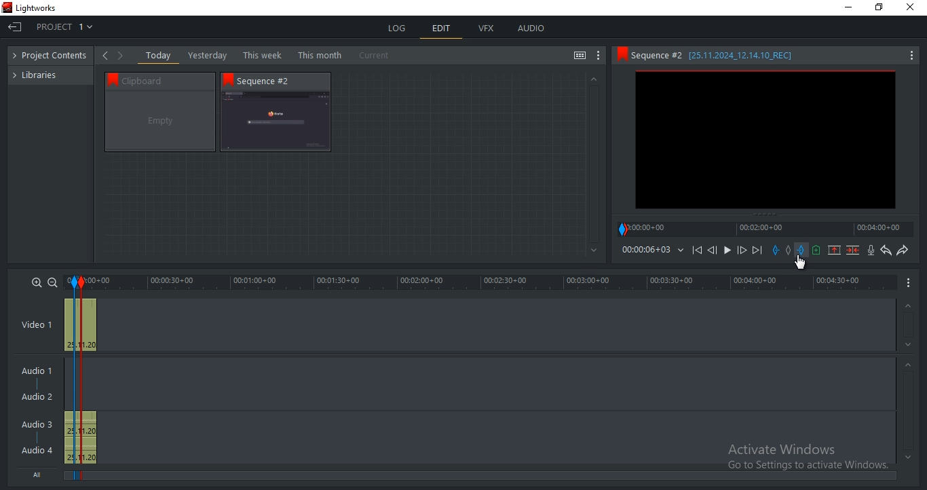 The image size is (927, 490). I want to click on sequence 2, so click(276, 122).